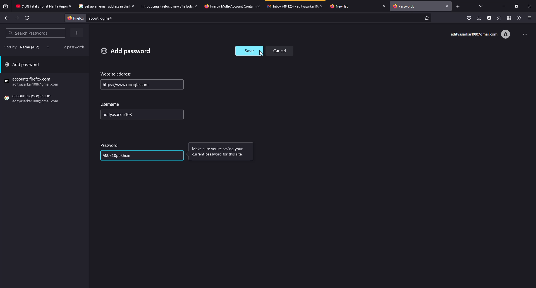 This screenshot has height=288, width=536. I want to click on tab, so click(40, 7).